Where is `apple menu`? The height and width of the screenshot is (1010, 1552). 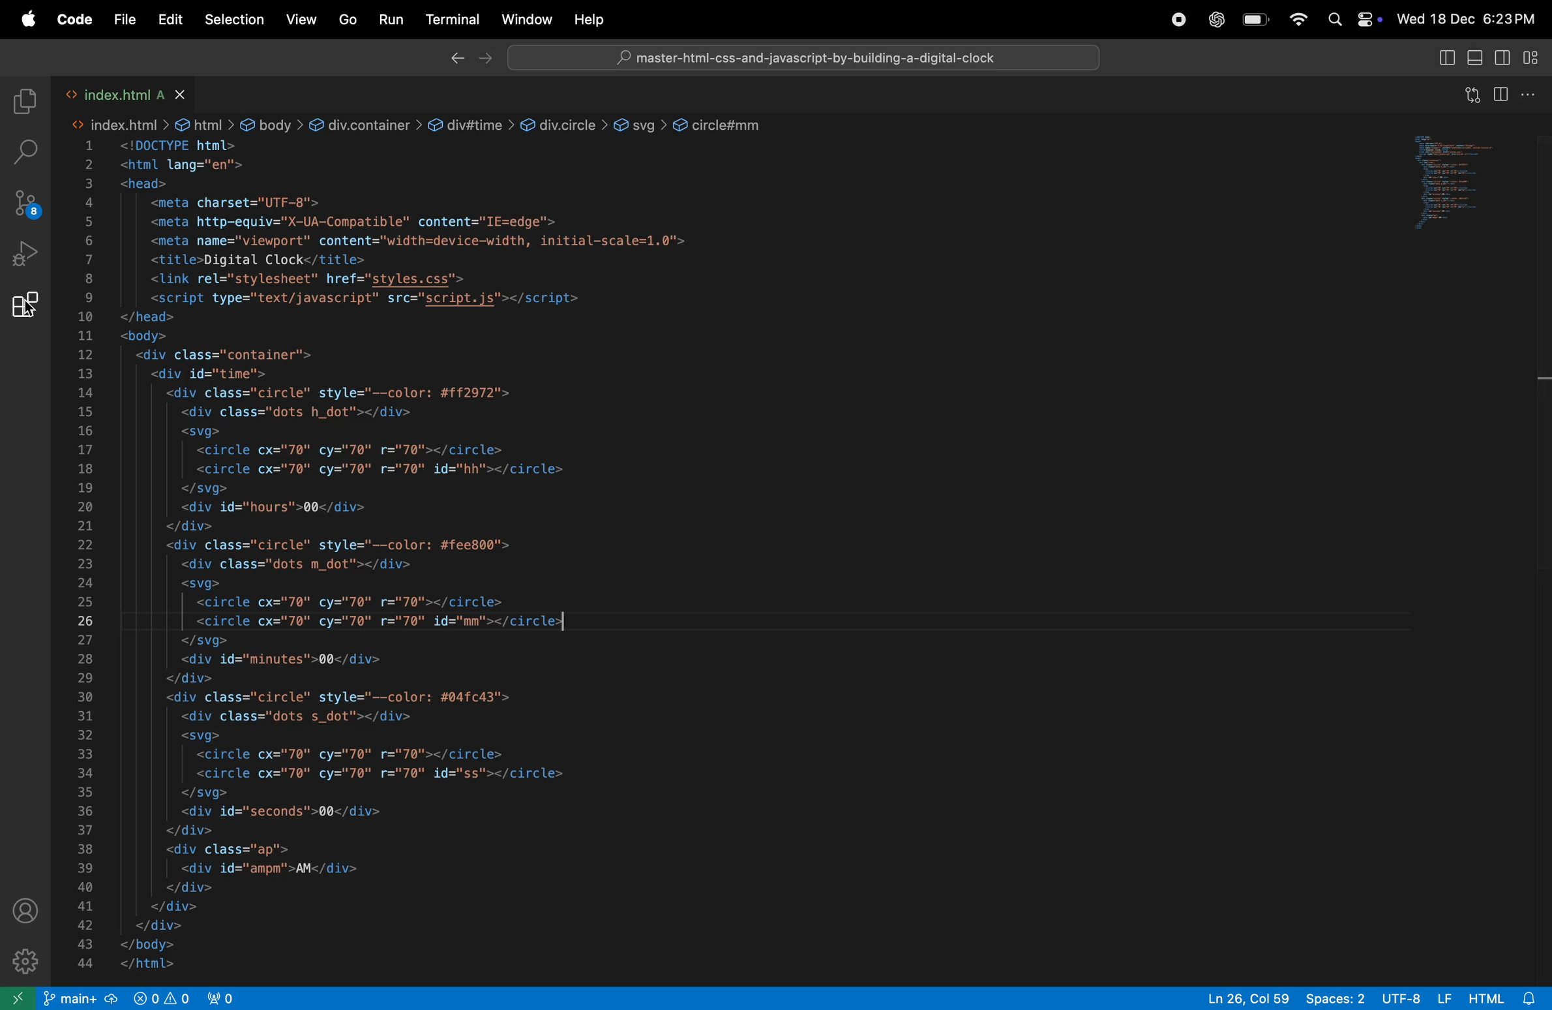 apple menu is located at coordinates (23, 20).